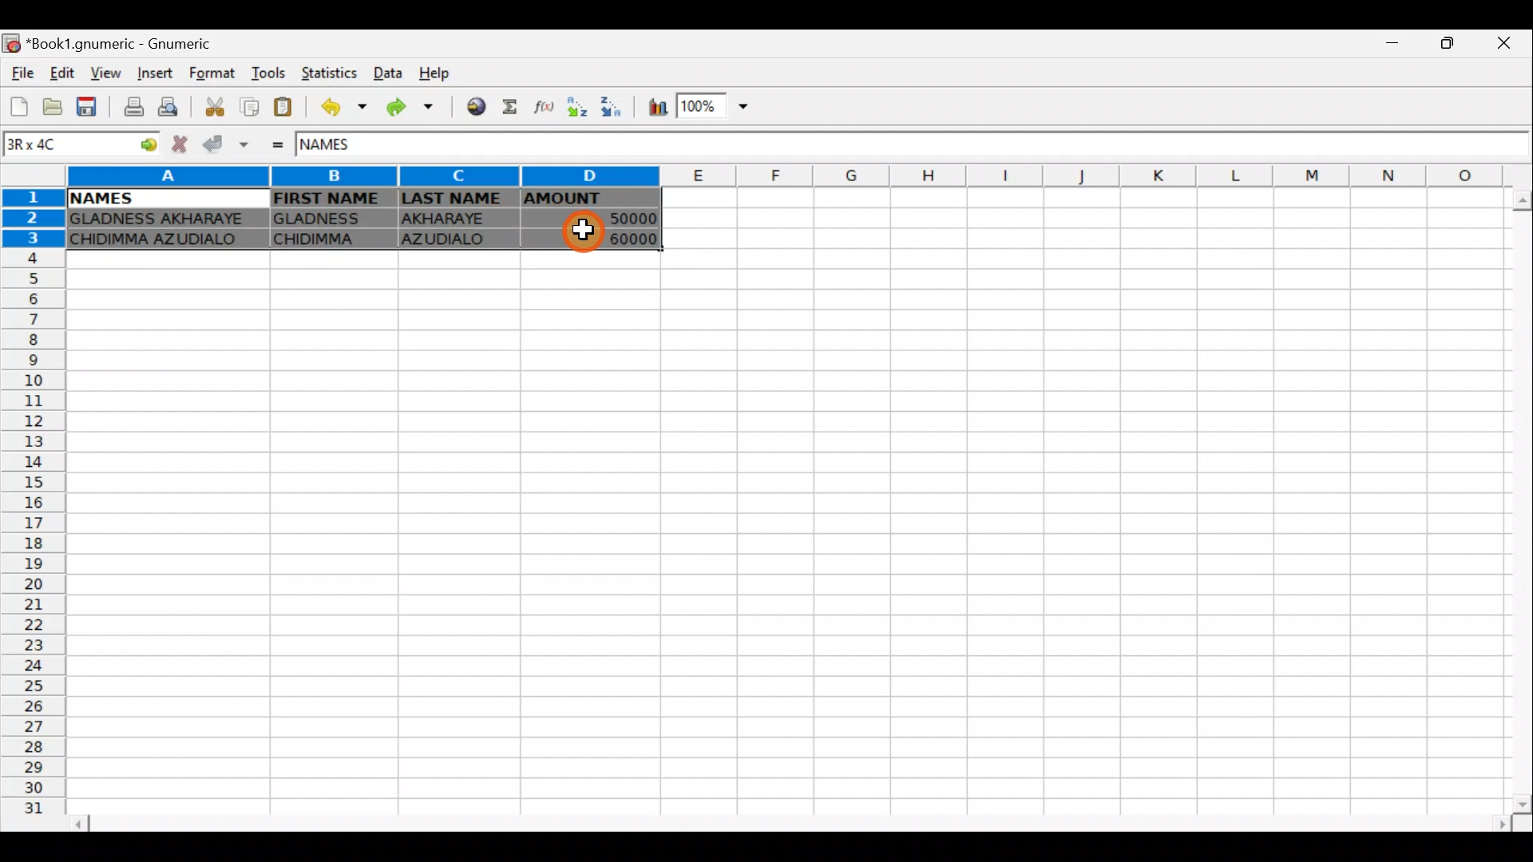 The image size is (1533, 862). I want to click on Cells, so click(776, 532).